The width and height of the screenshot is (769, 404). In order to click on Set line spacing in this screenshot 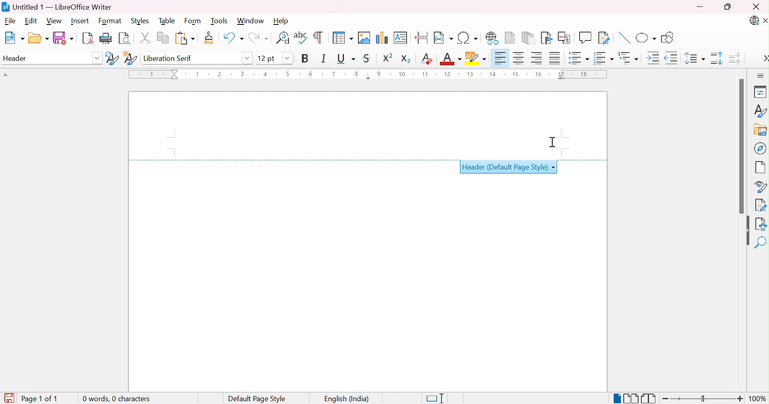, I will do `click(695, 59)`.